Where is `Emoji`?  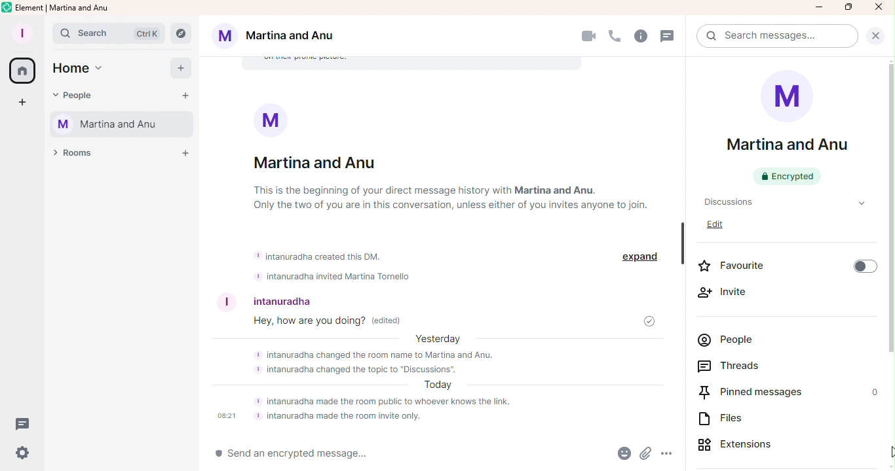 Emoji is located at coordinates (619, 455).